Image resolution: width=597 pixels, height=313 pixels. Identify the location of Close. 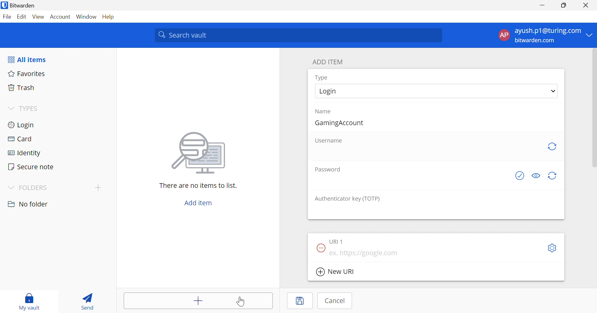
(587, 6).